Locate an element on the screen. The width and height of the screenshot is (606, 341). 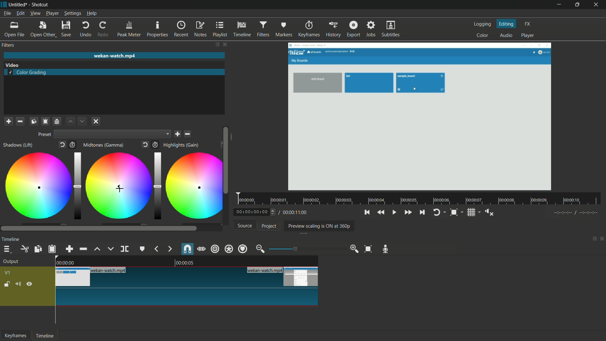
color adjustment is located at coordinates (118, 185).